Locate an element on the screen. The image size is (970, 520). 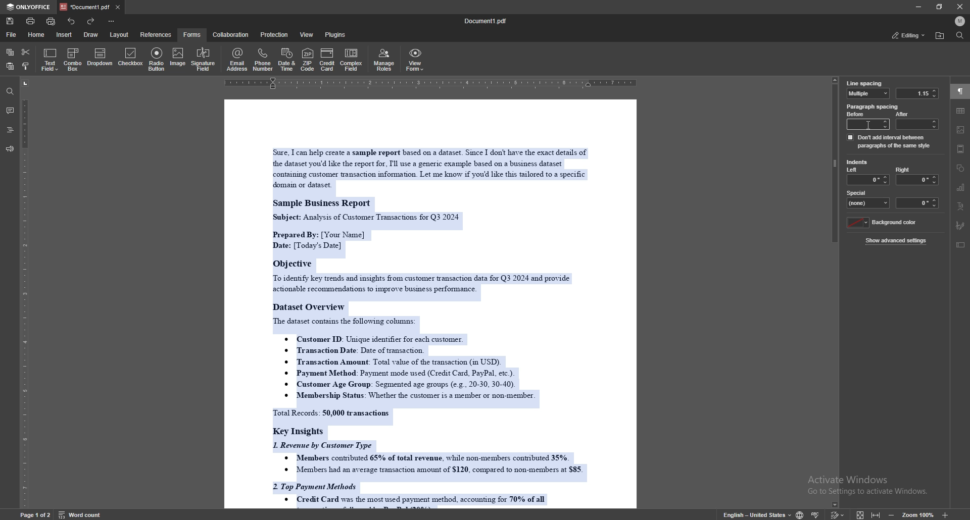
close tab is located at coordinates (118, 7).